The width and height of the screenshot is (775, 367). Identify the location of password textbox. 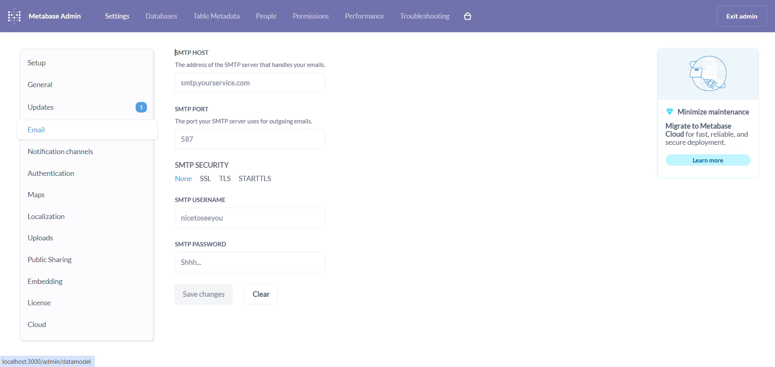
(236, 265).